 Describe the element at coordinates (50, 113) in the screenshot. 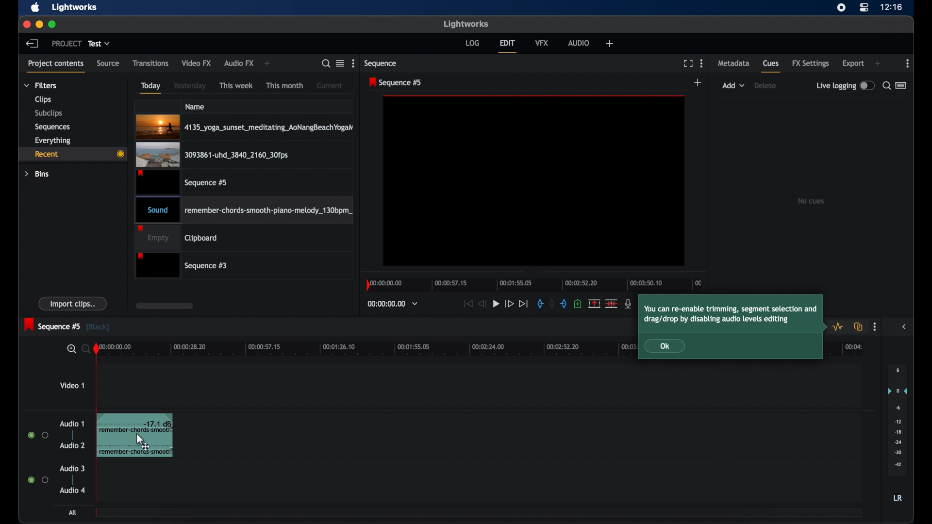

I see `subclips` at that location.